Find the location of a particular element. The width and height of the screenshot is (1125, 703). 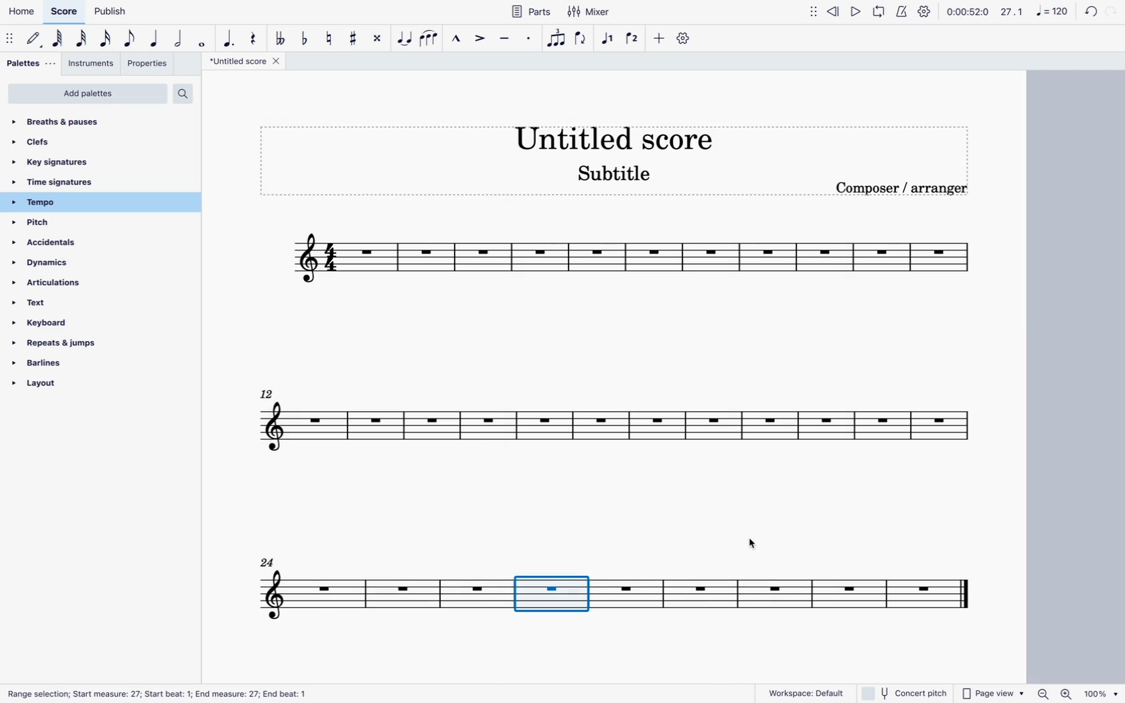

staccato is located at coordinates (530, 39).